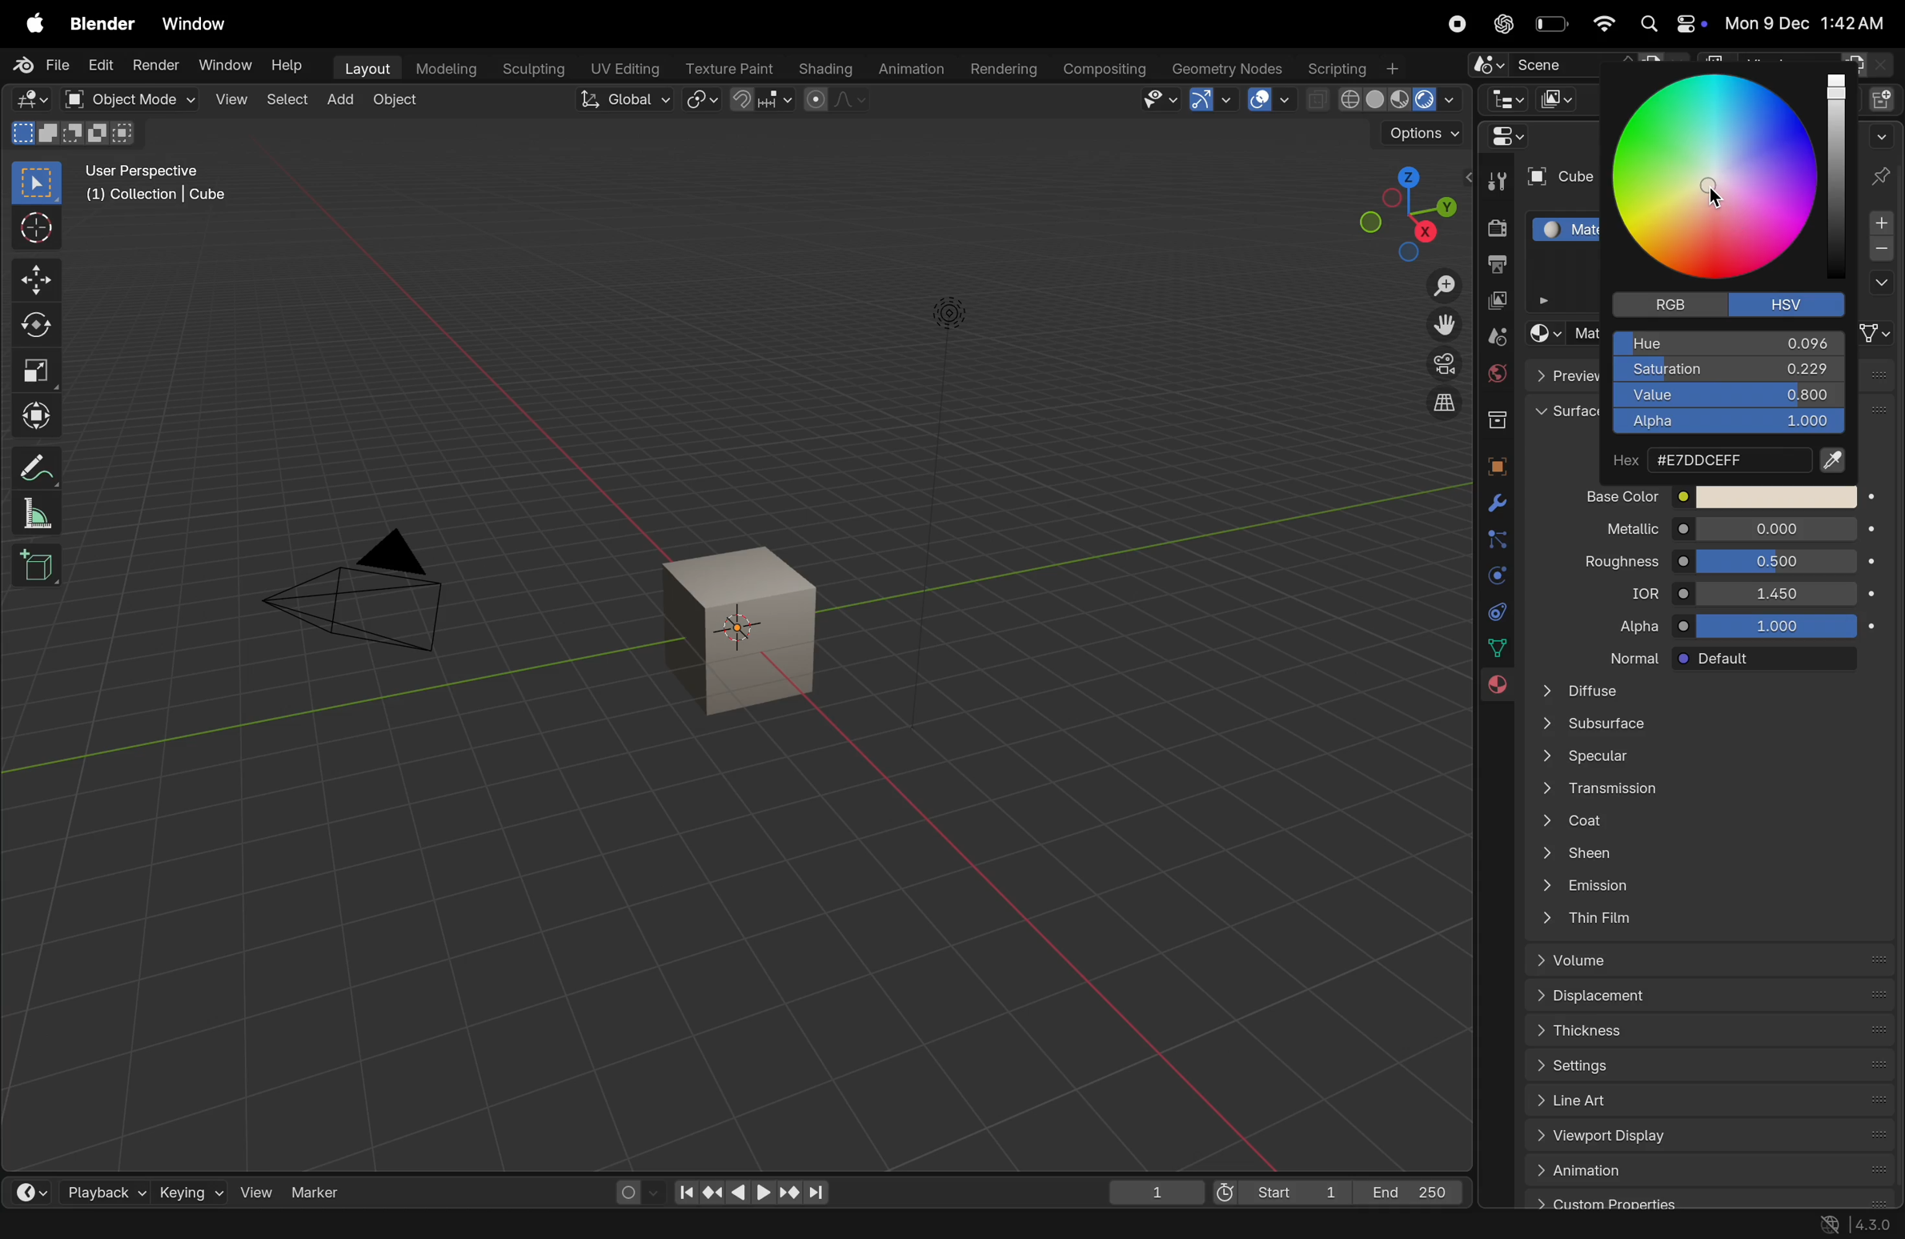  What do you see at coordinates (34, 513) in the screenshot?
I see `measure ` at bounding box center [34, 513].